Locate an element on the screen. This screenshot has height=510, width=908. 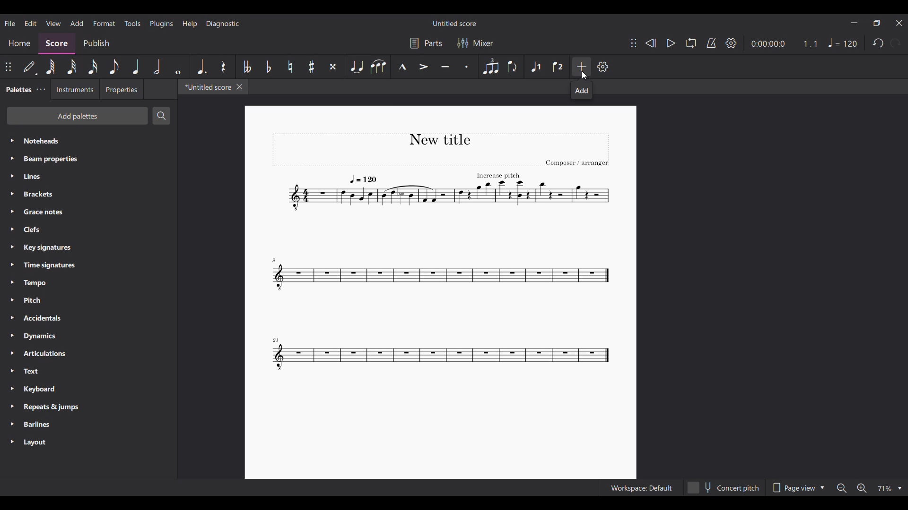
Score, current section highlighted is located at coordinates (57, 43).